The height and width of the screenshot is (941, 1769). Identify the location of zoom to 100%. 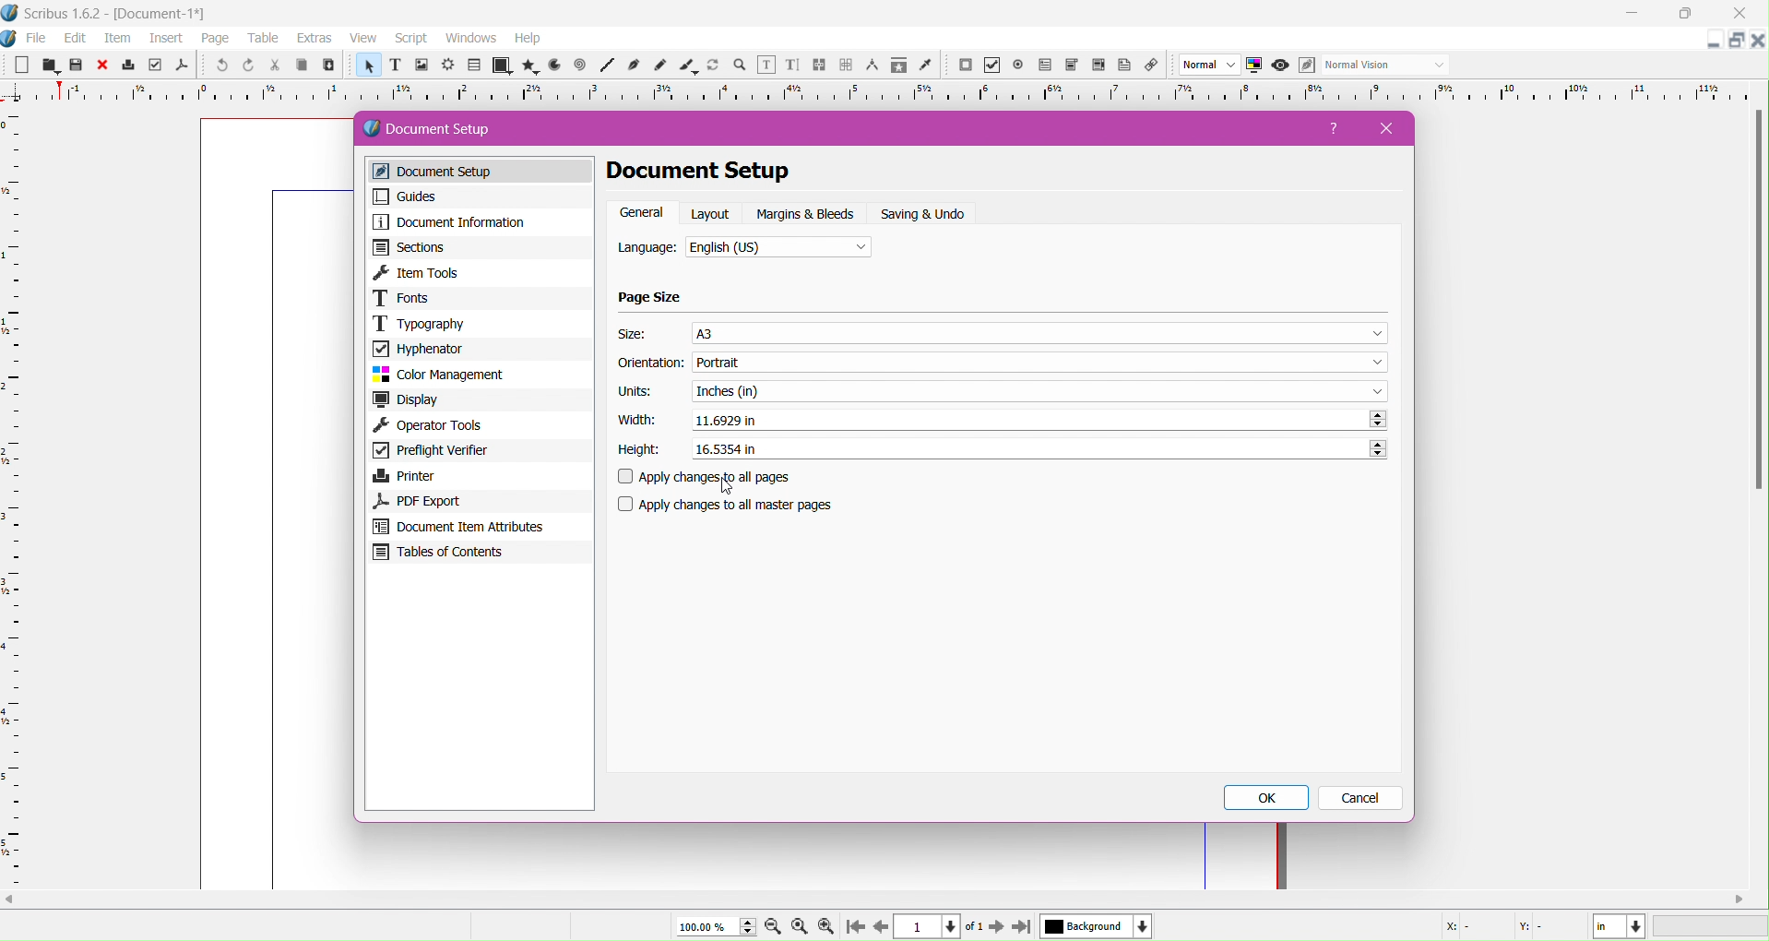
(801, 927).